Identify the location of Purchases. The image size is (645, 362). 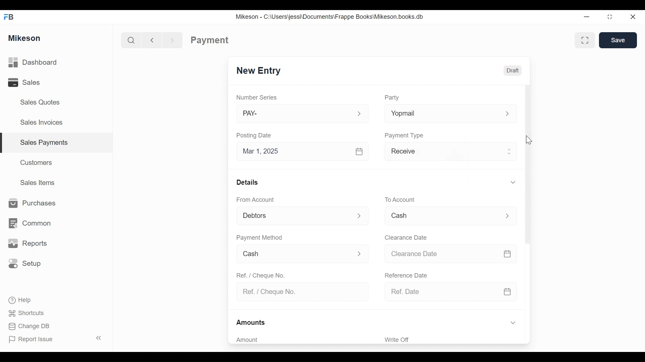
(32, 203).